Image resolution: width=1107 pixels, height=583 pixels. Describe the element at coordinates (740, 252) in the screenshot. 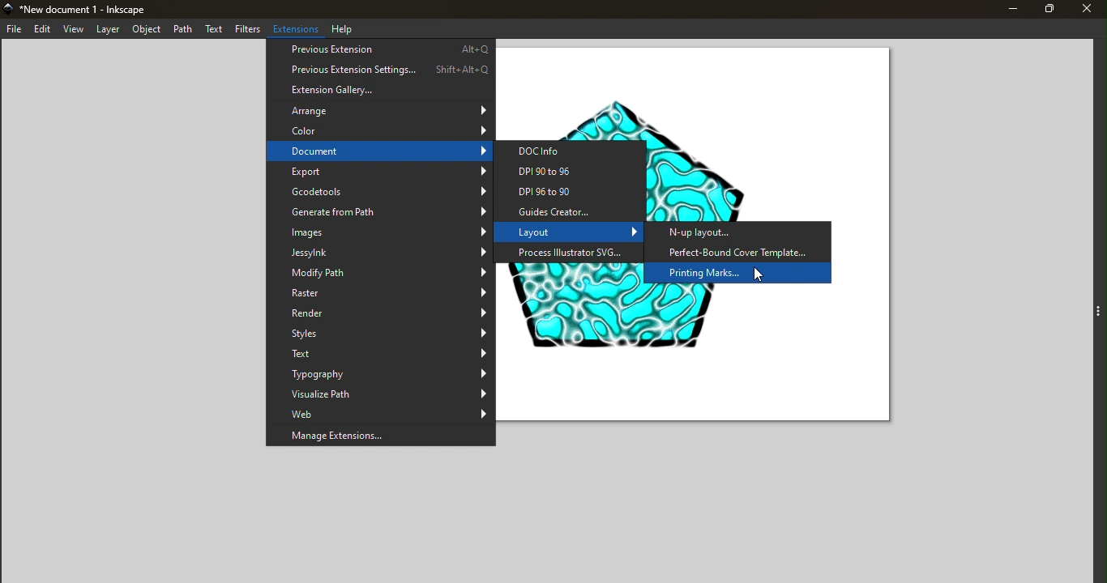

I see `Perfect-Bound Cover Template...` at that location.